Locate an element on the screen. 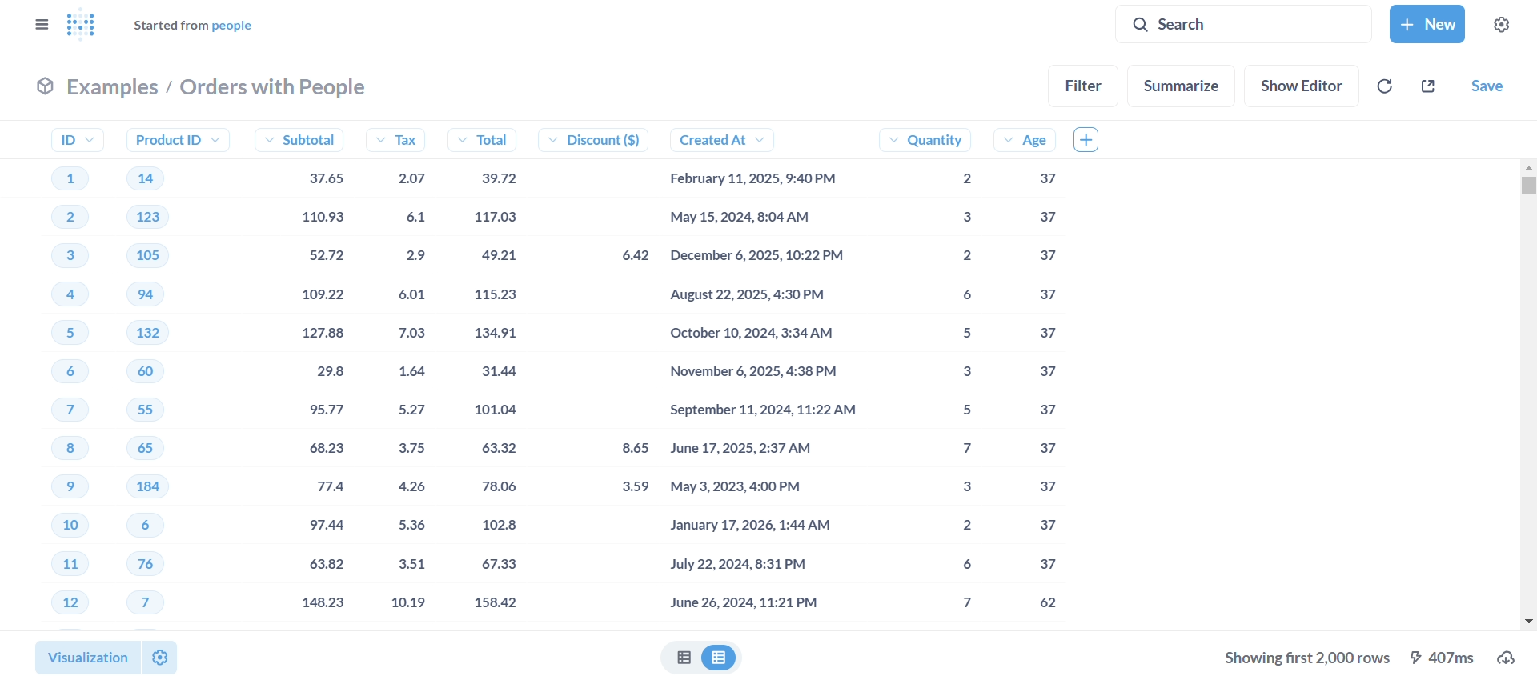   is located at coordinates (1485, 88).